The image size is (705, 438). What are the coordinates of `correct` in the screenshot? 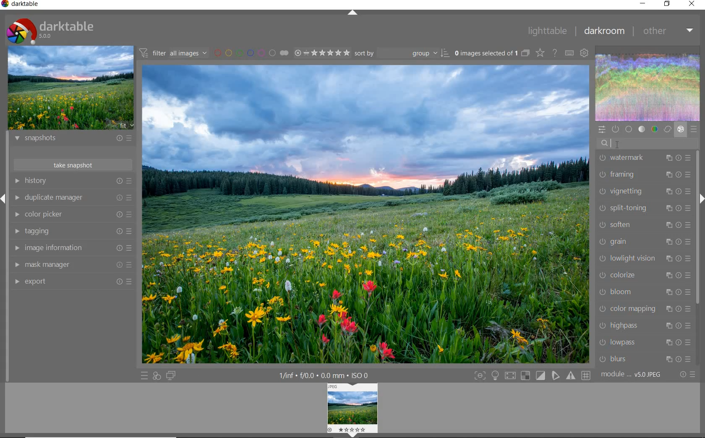 It's located at (668, 130).